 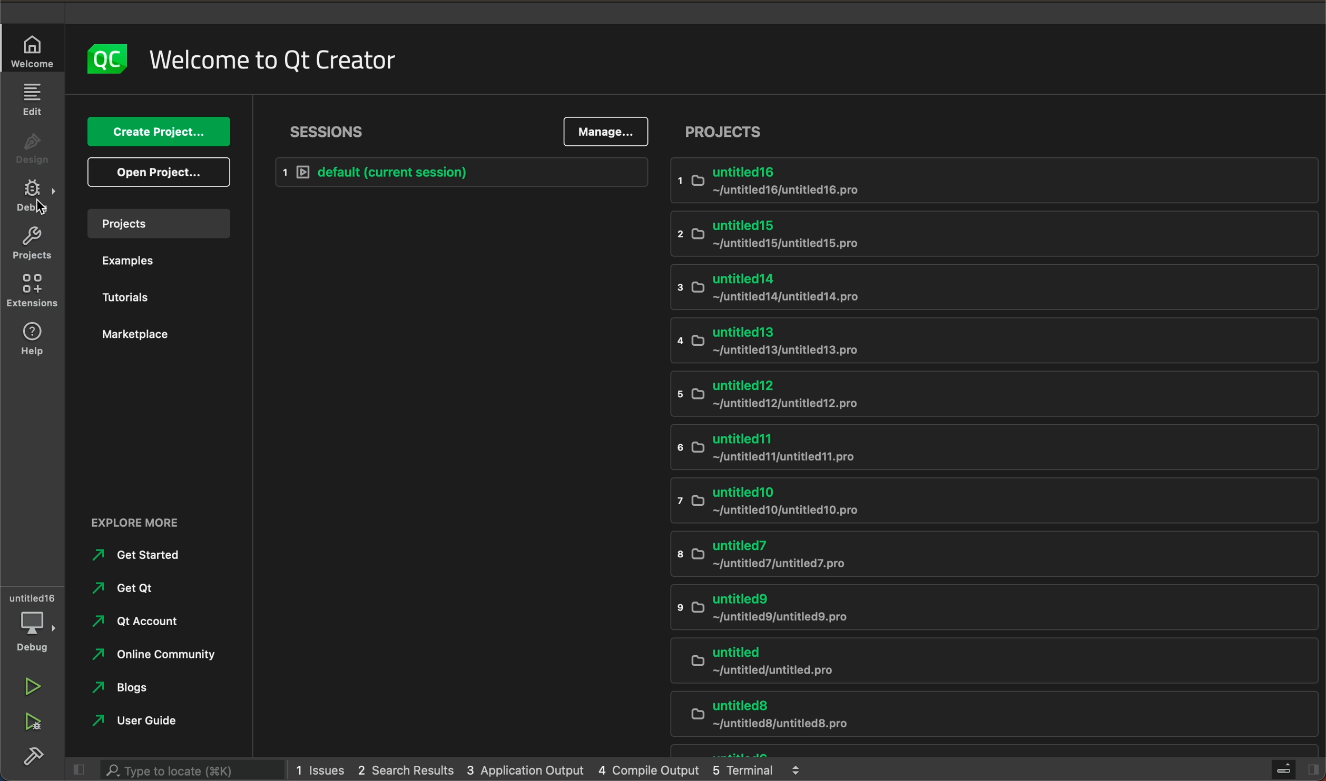 What do you see at coordinates (147, 559) in the screenshot?
I see `get started` at bounding box center [147, 559].